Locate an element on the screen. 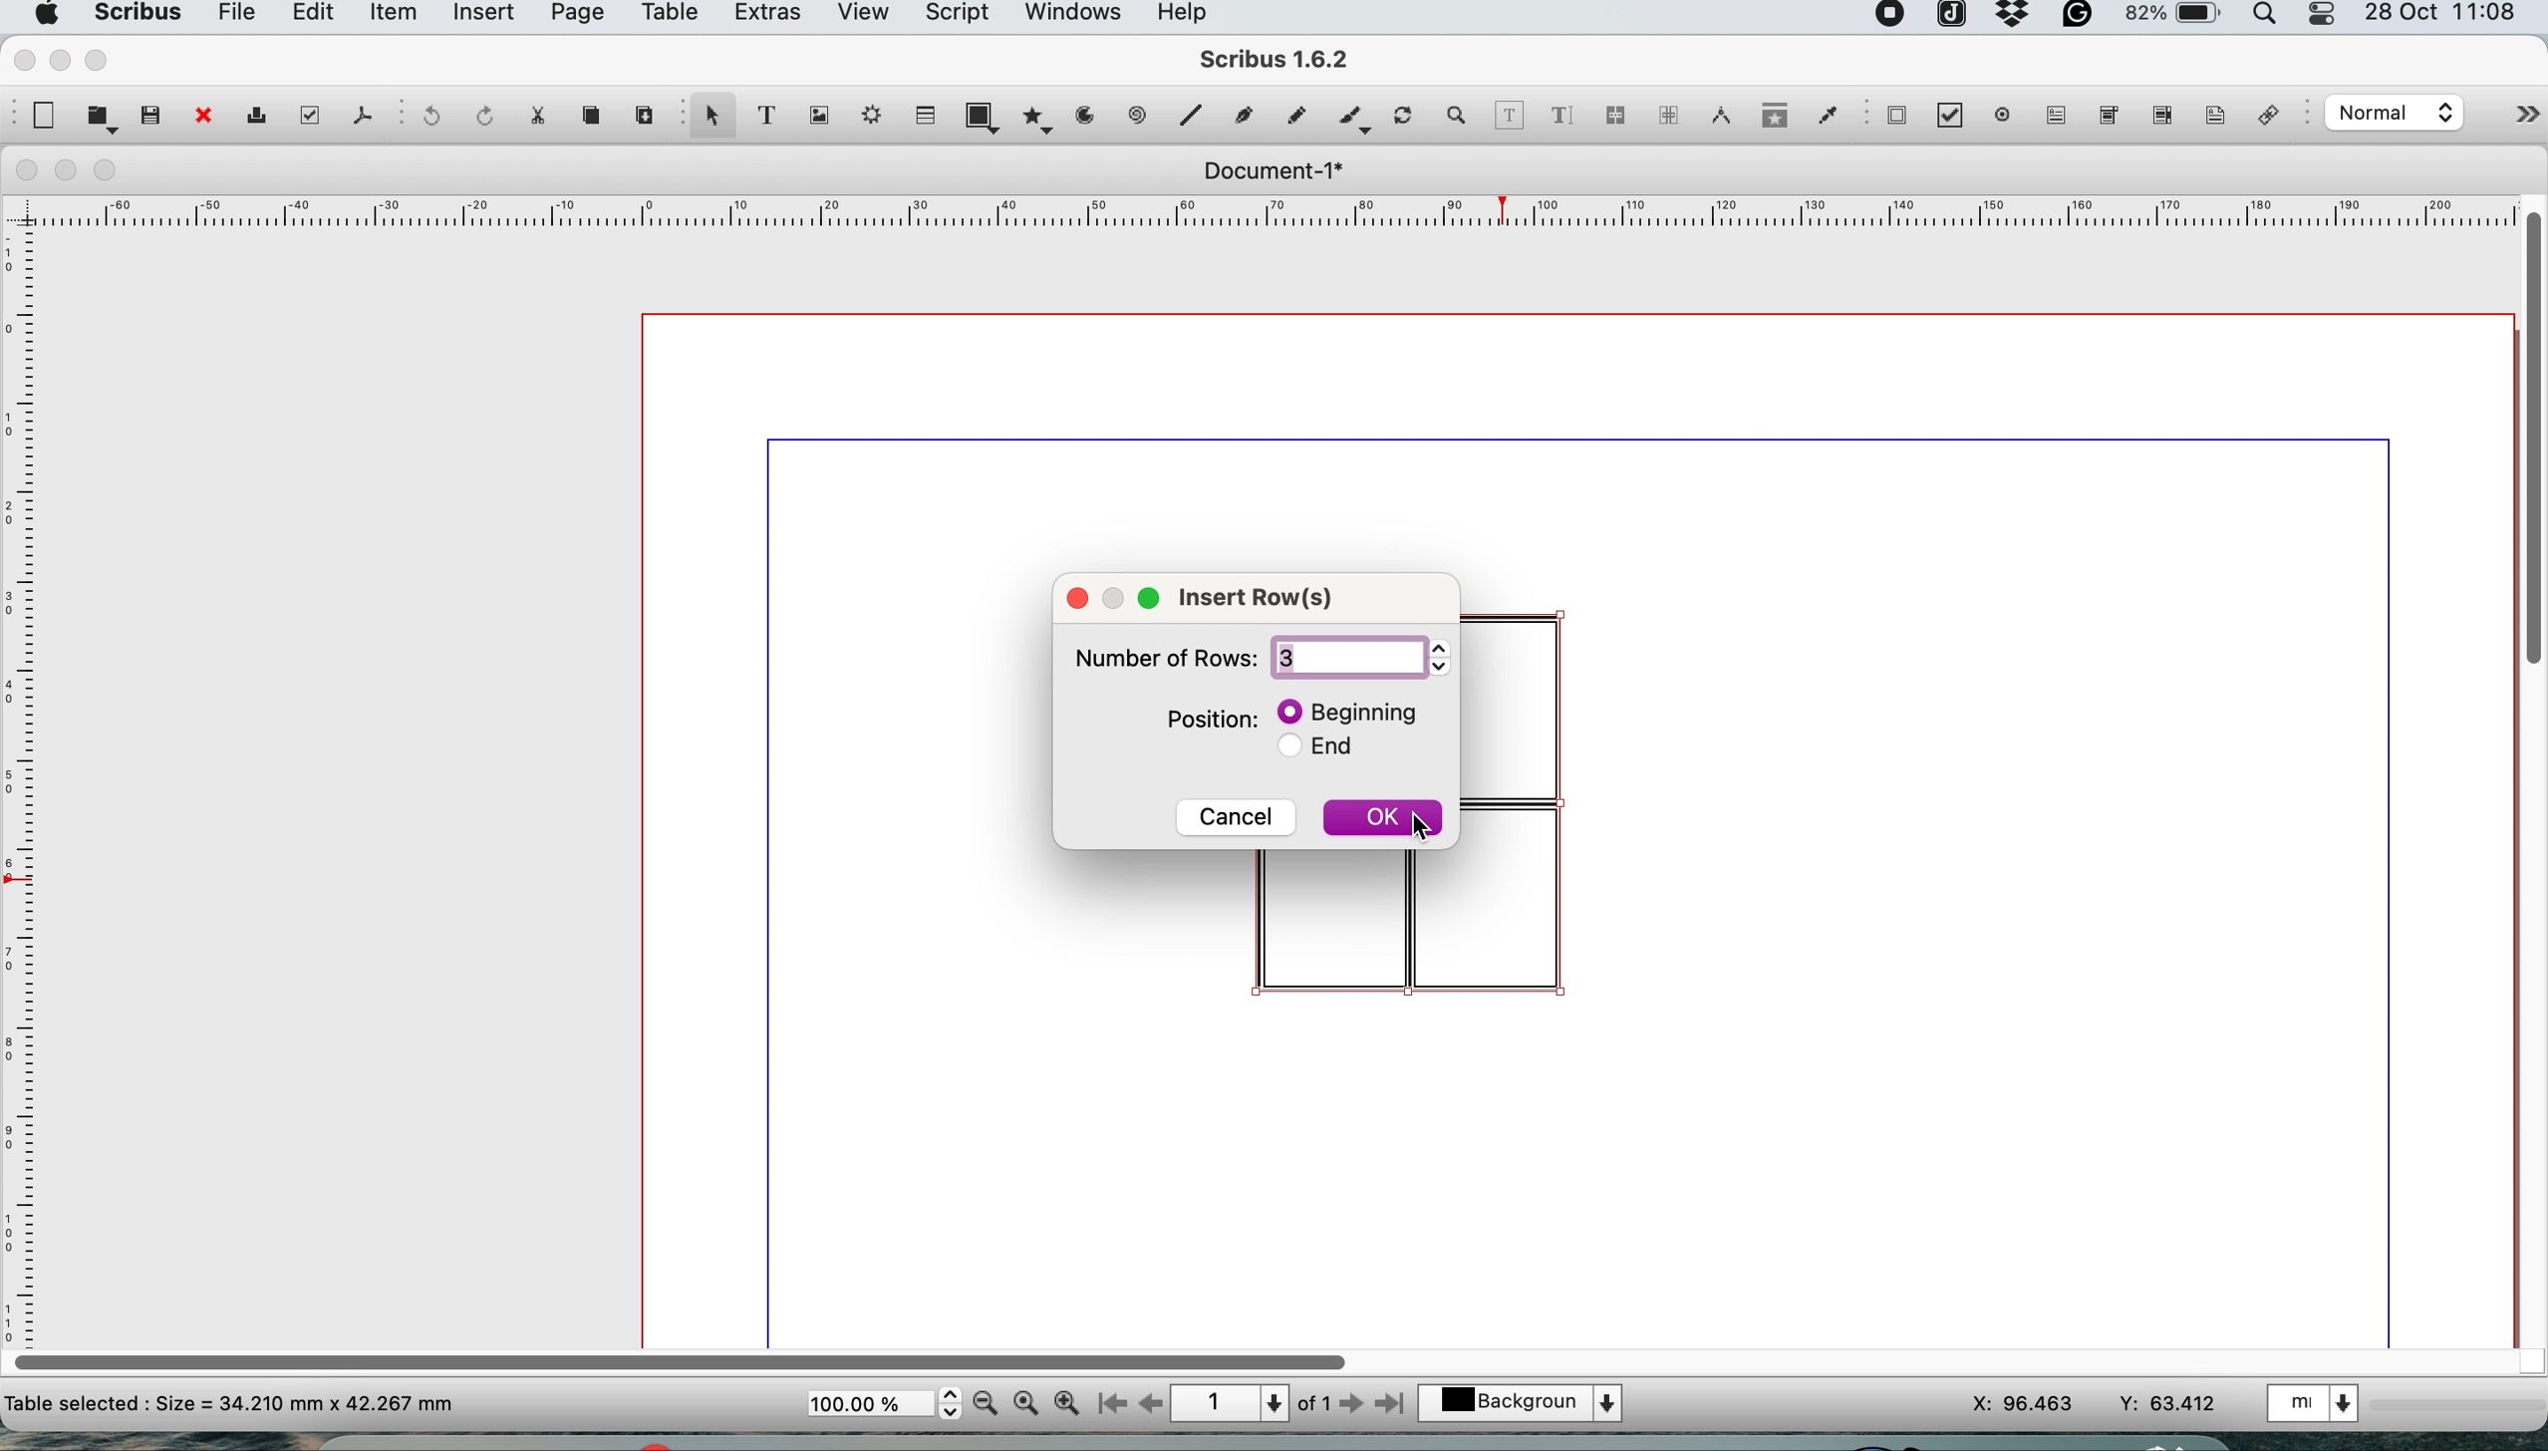  maximise is located at coordinates (102, 59).